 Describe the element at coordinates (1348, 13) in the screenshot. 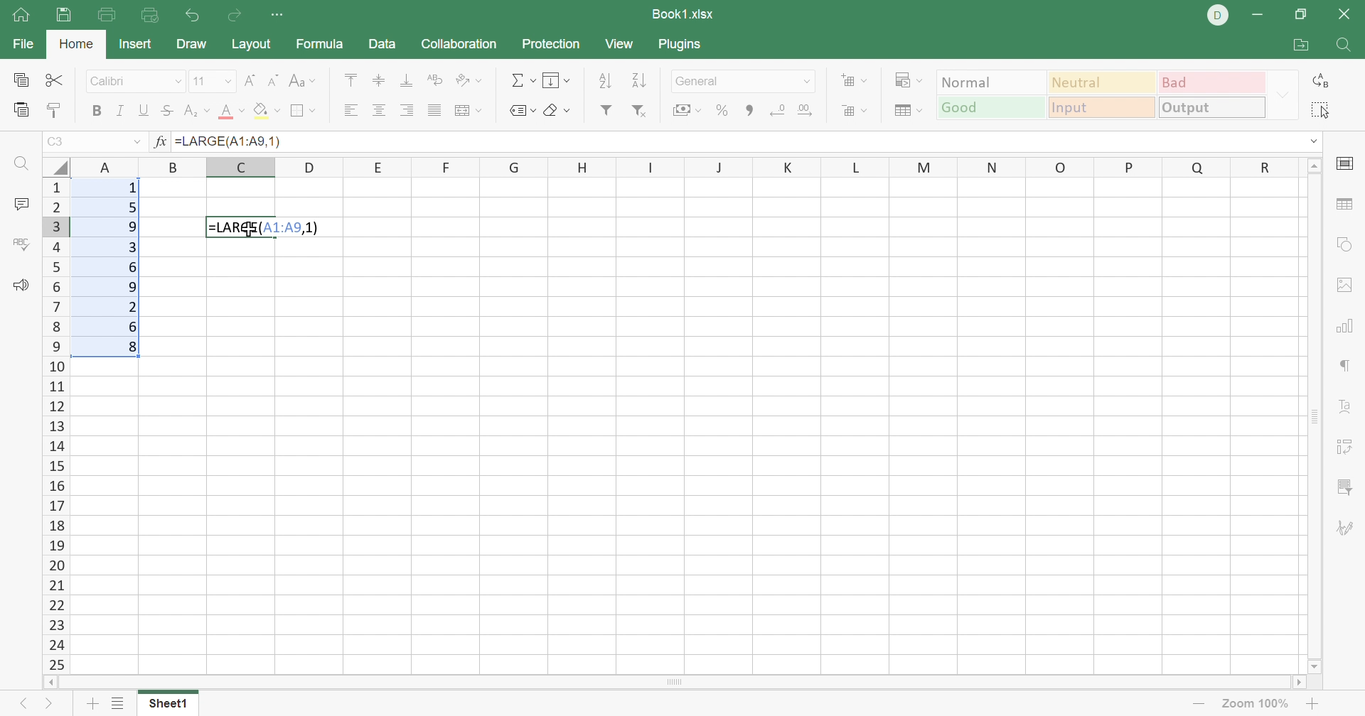

I see `Close` at that location.